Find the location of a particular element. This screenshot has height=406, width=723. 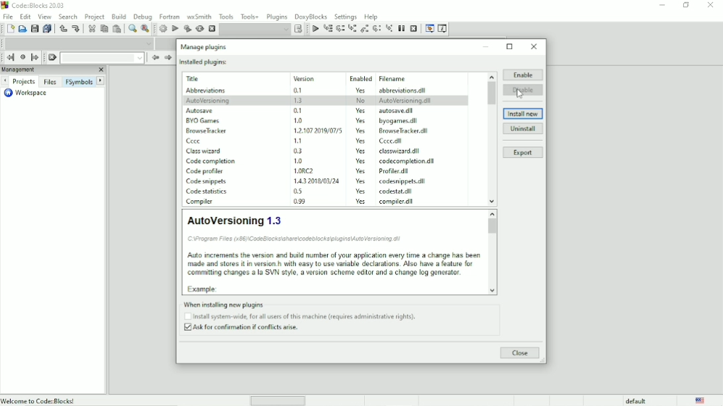

Stop debugger is located at coordinates (414, 28).